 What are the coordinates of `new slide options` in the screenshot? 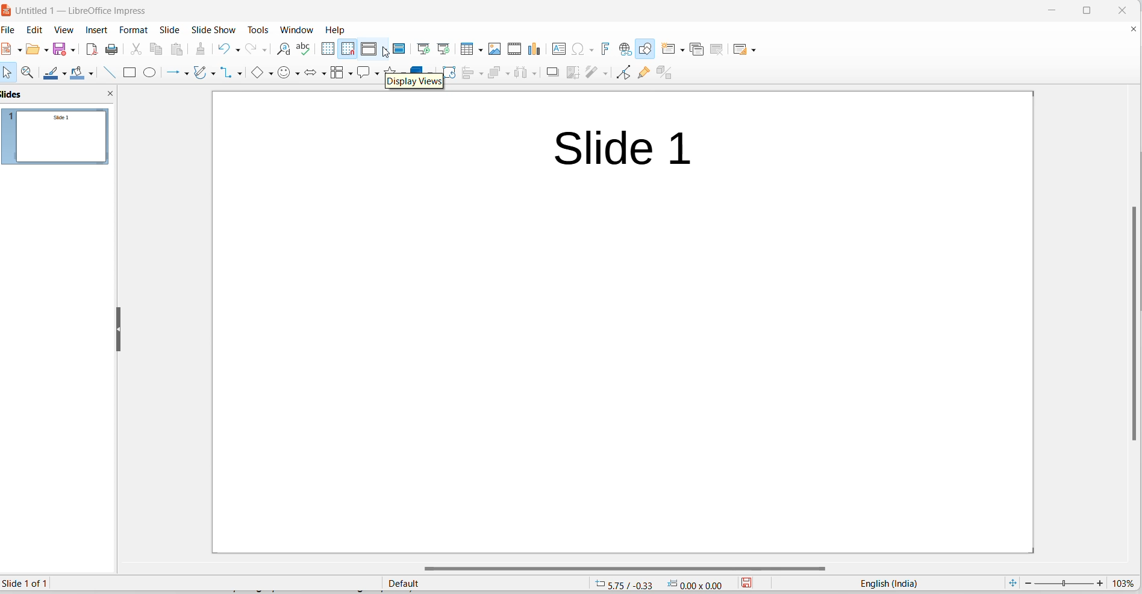 It's located at (681, 49).